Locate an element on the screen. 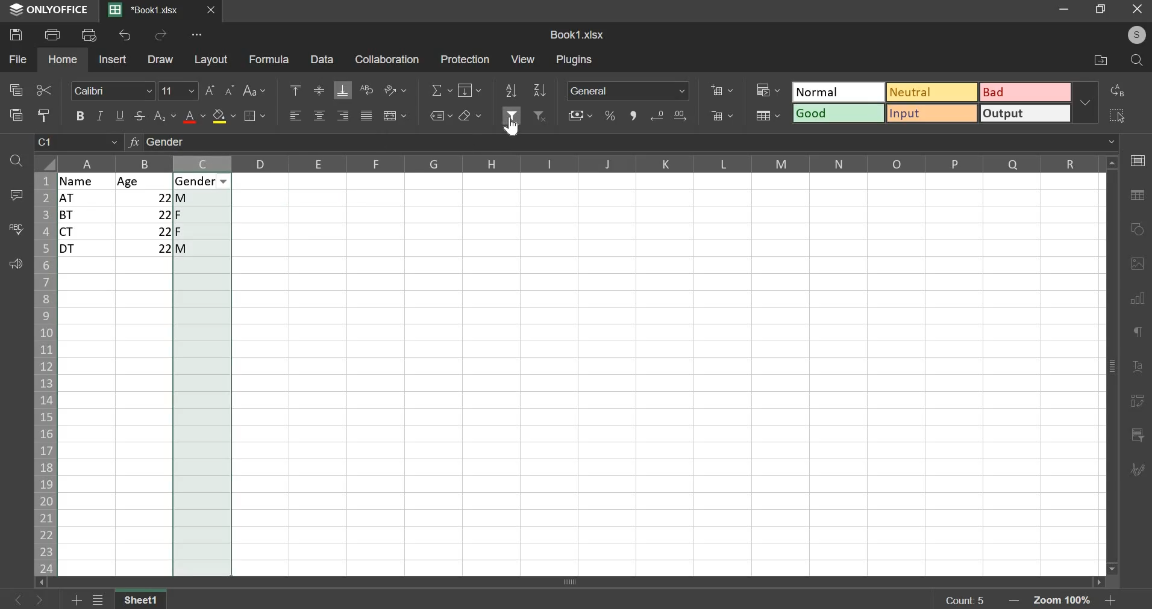 The image size is (1152, 609). remove filter is located at coordinates (541, 116).